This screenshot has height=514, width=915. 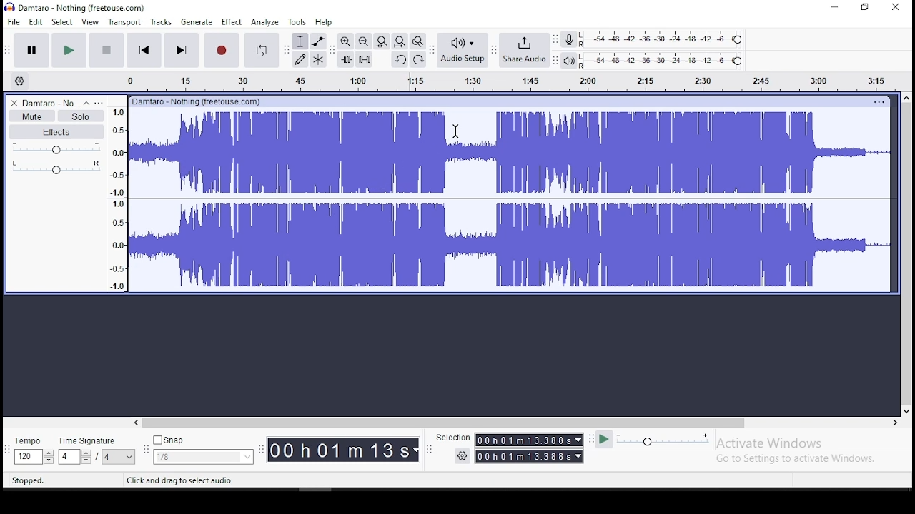 What do you see at coordinates (317, 59) in the screenshot?
I see `multi tool` at bounding box center [317, 59].